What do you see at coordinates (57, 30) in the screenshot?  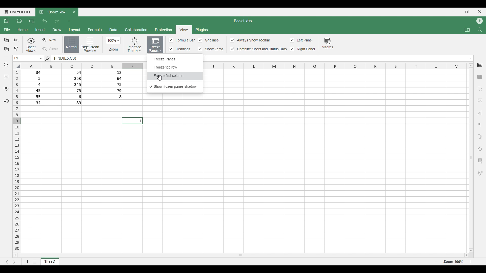 I see `Draw menu` at bounding box center [57, 30].